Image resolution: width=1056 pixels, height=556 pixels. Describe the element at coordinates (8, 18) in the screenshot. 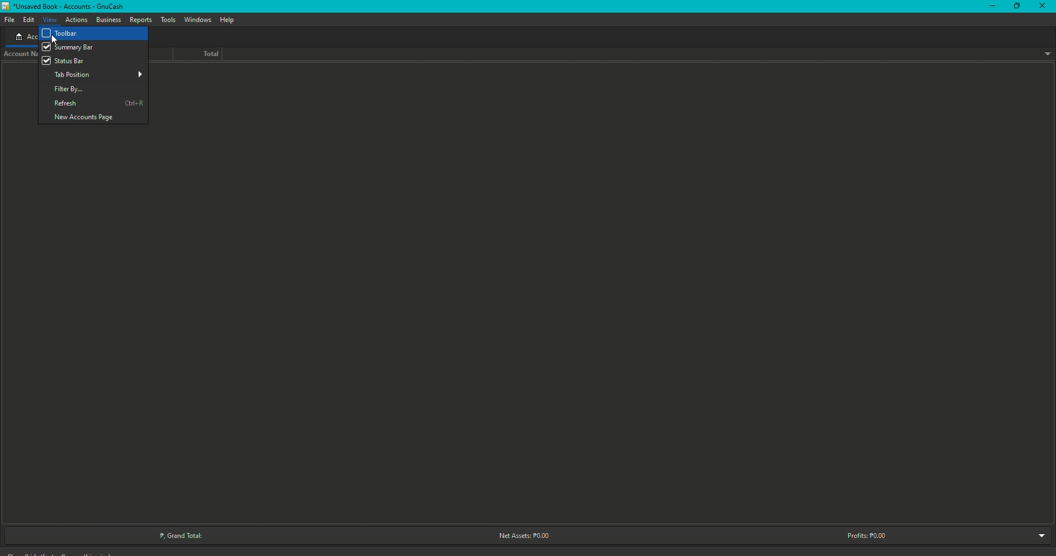

I see `File` at that location.